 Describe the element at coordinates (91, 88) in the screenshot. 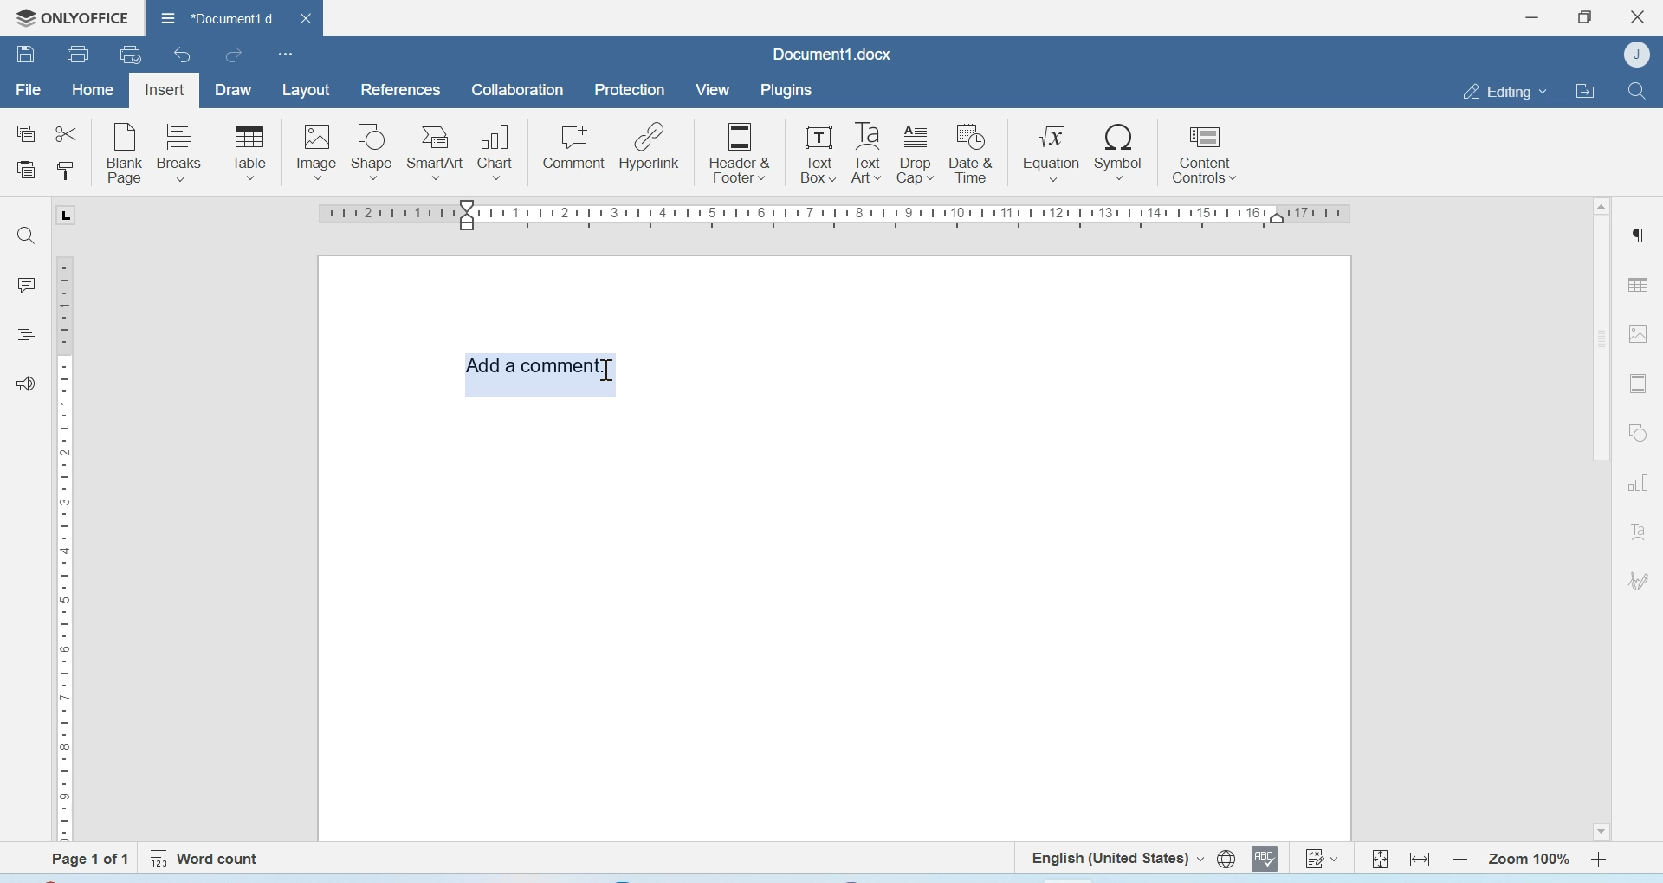

I see `Home` at that location.